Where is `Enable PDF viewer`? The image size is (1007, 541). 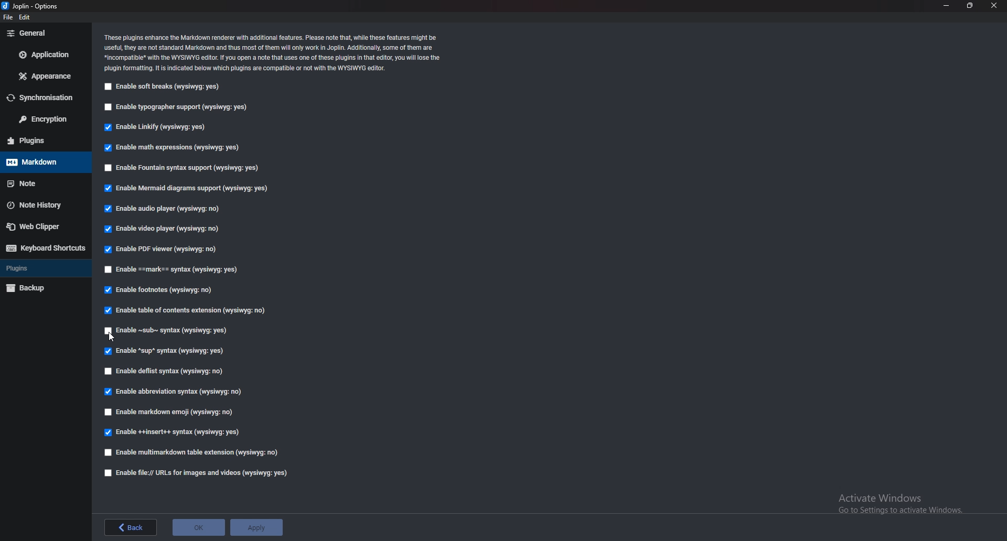 Enable PDF viewer is located at coordinates (157, 250).